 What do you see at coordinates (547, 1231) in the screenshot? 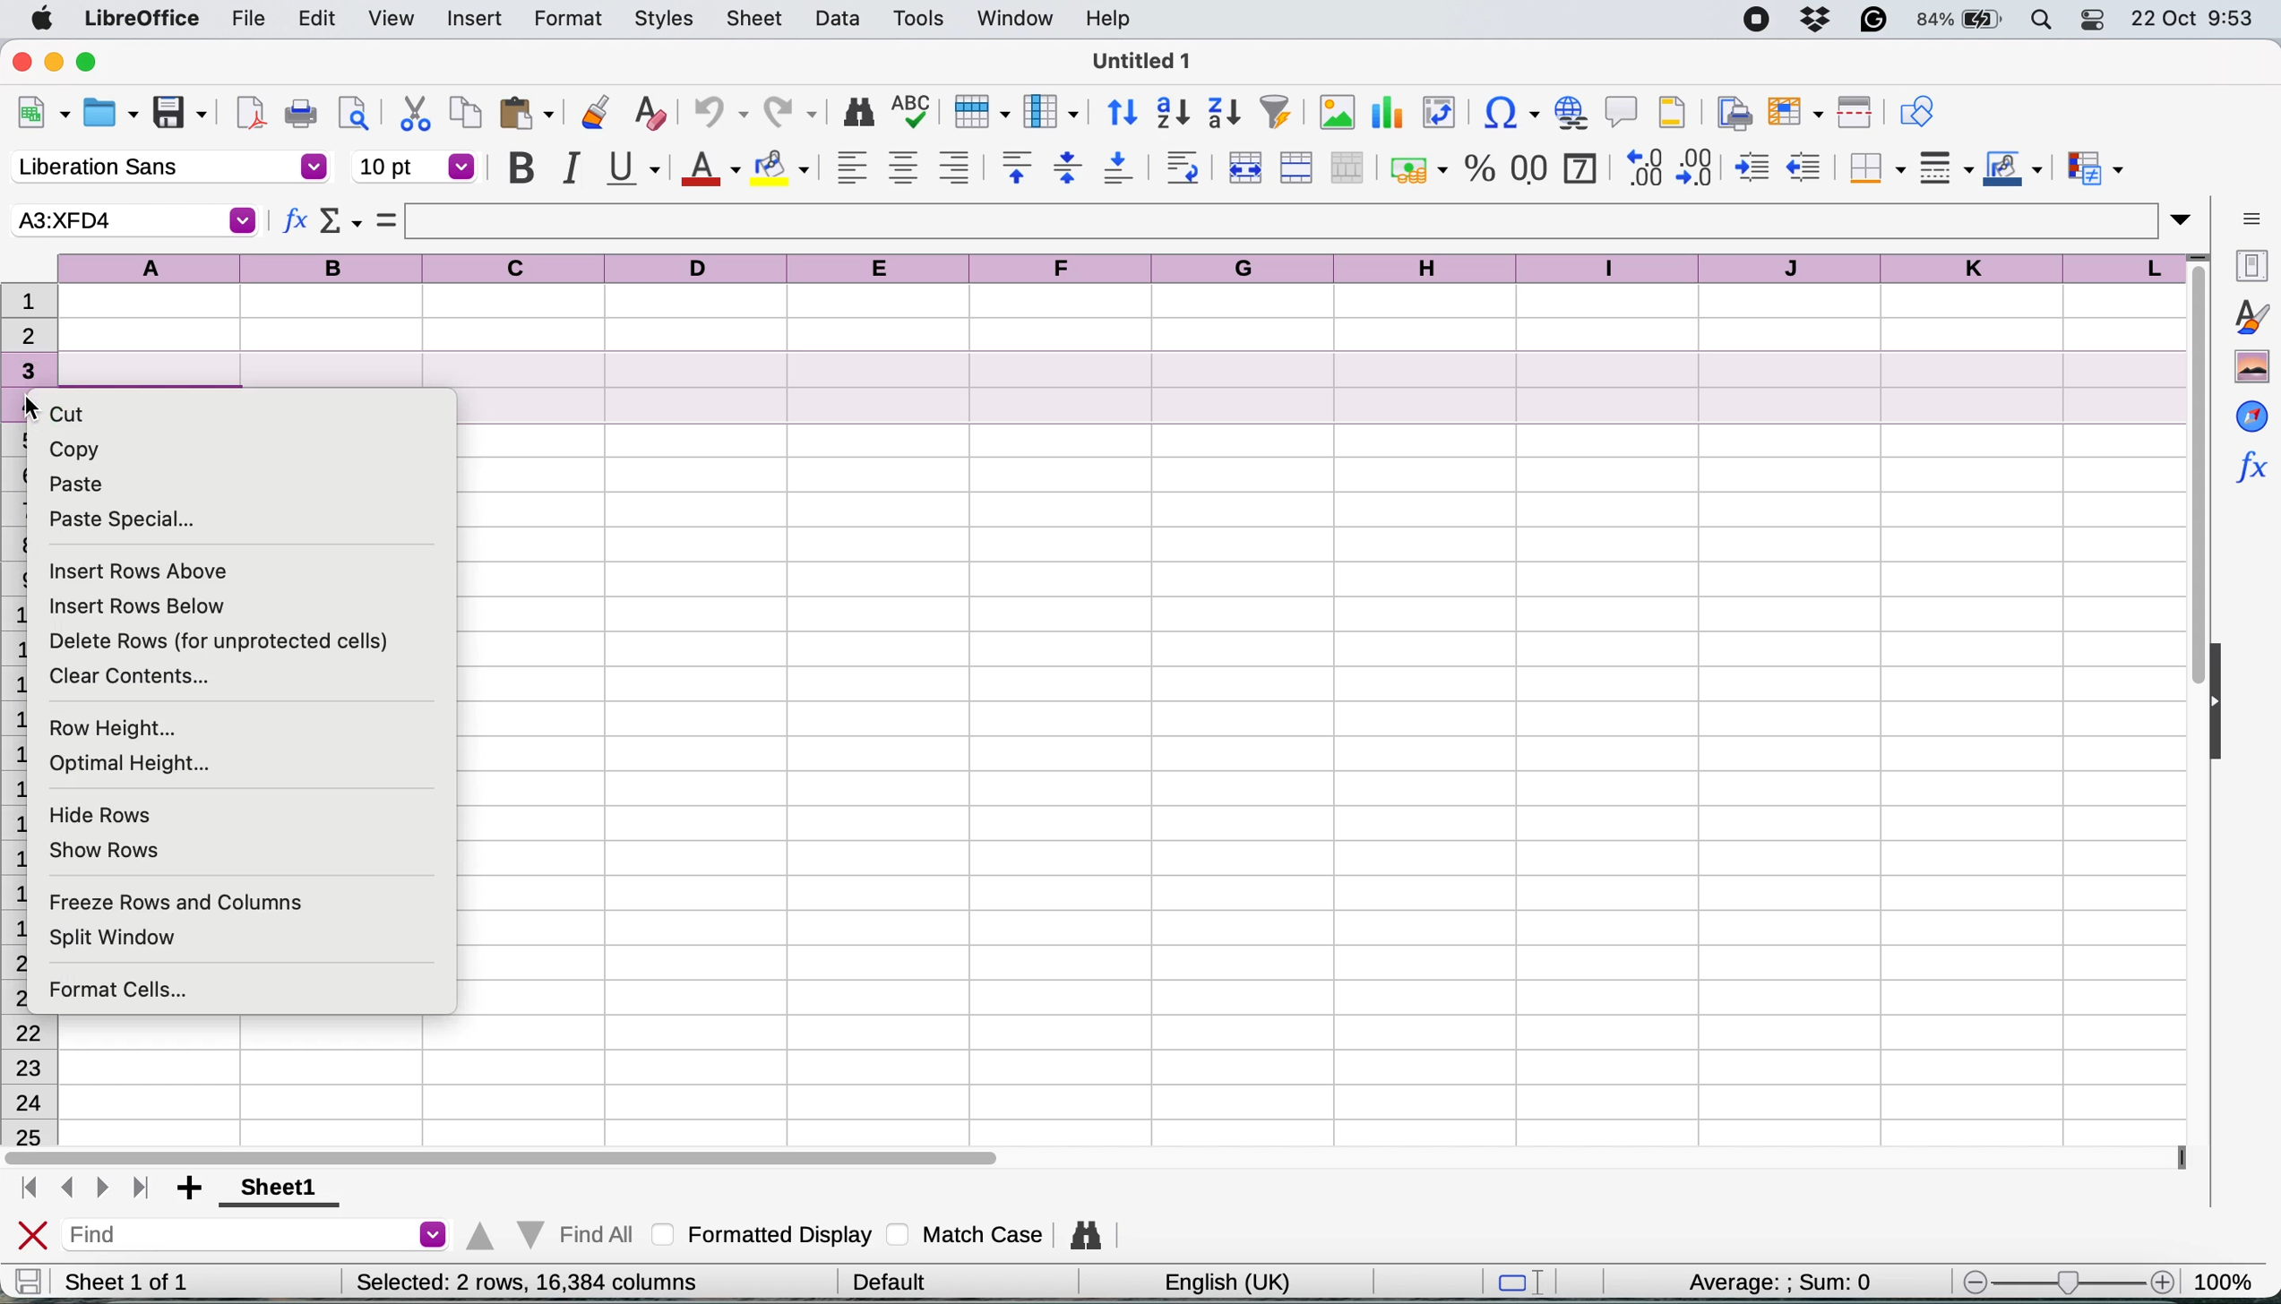
I see `find all` at bounding box center [547, 1231].